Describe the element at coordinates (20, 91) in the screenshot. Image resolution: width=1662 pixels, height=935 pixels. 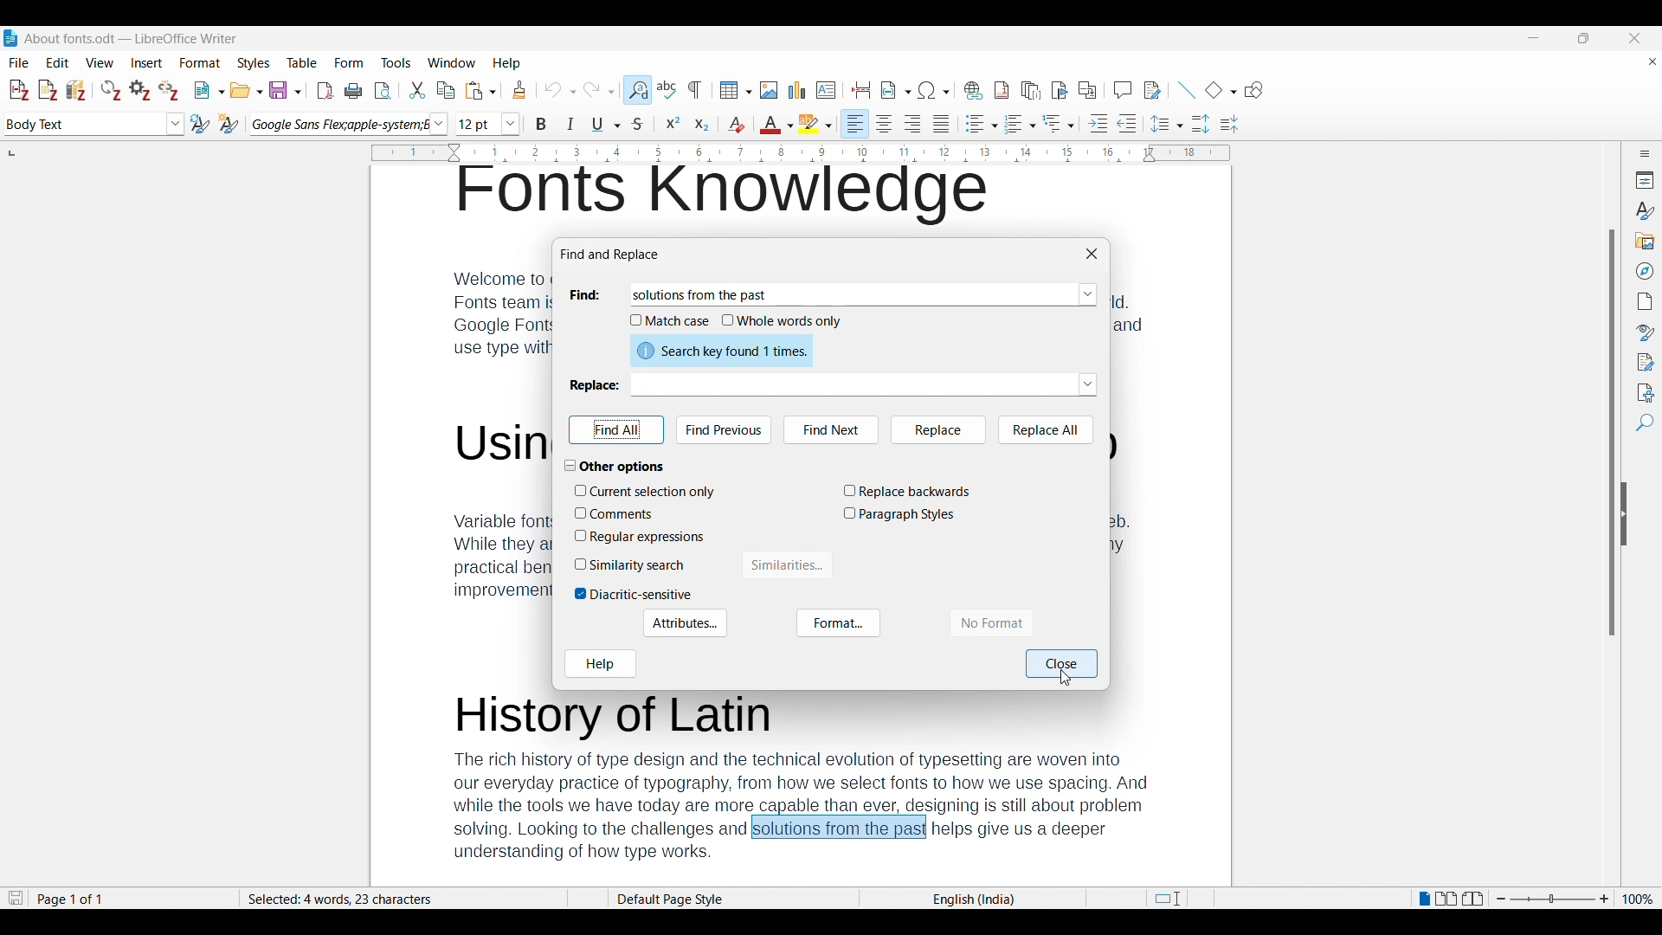
I see `Add/Edit citations` at that location.